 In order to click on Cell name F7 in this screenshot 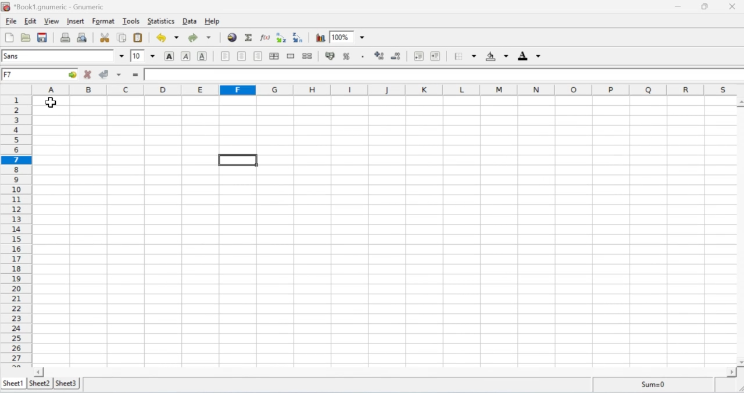, I will do `click(24, 76)`.